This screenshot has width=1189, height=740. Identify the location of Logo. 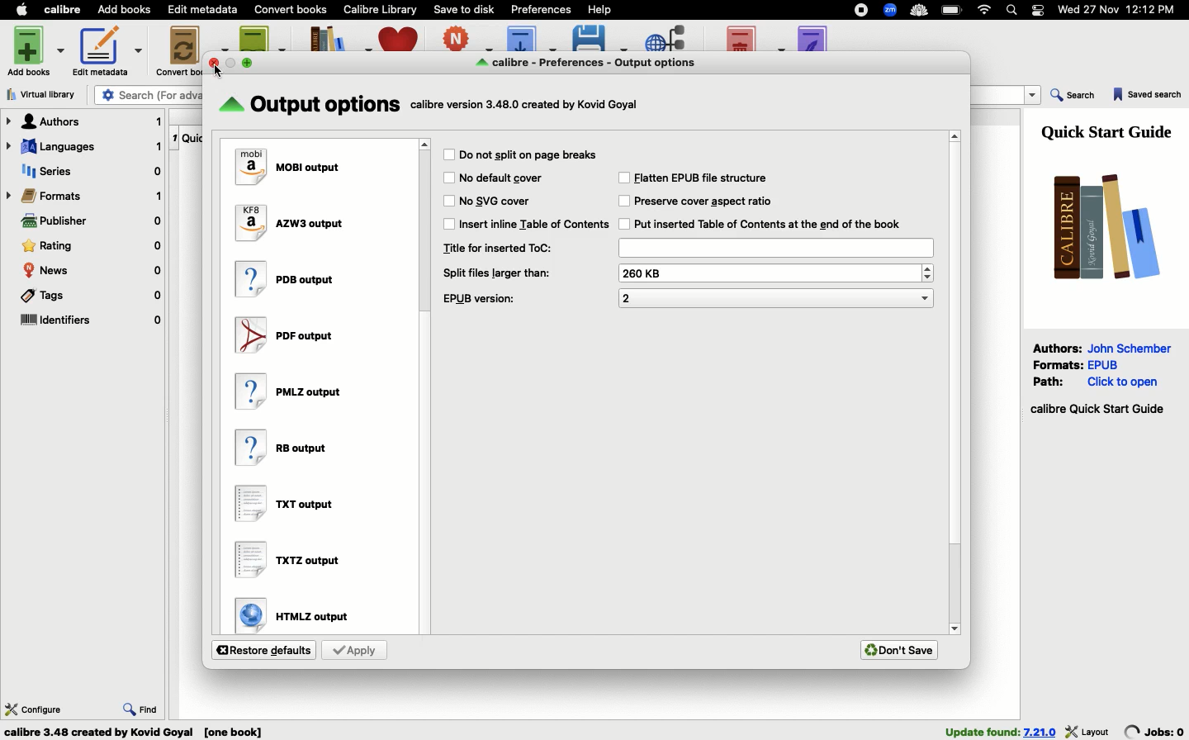
(1101, 225).